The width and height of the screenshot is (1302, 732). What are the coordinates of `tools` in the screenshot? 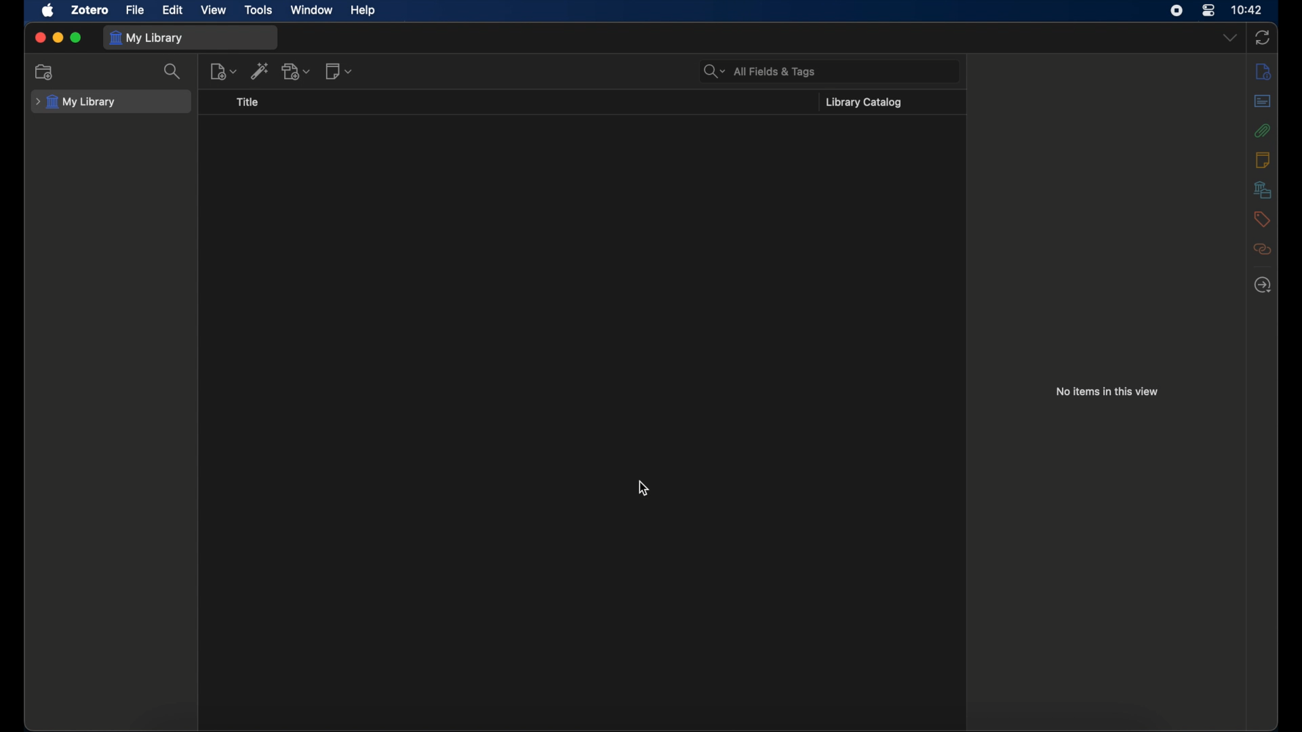 It's located at (259, 9).